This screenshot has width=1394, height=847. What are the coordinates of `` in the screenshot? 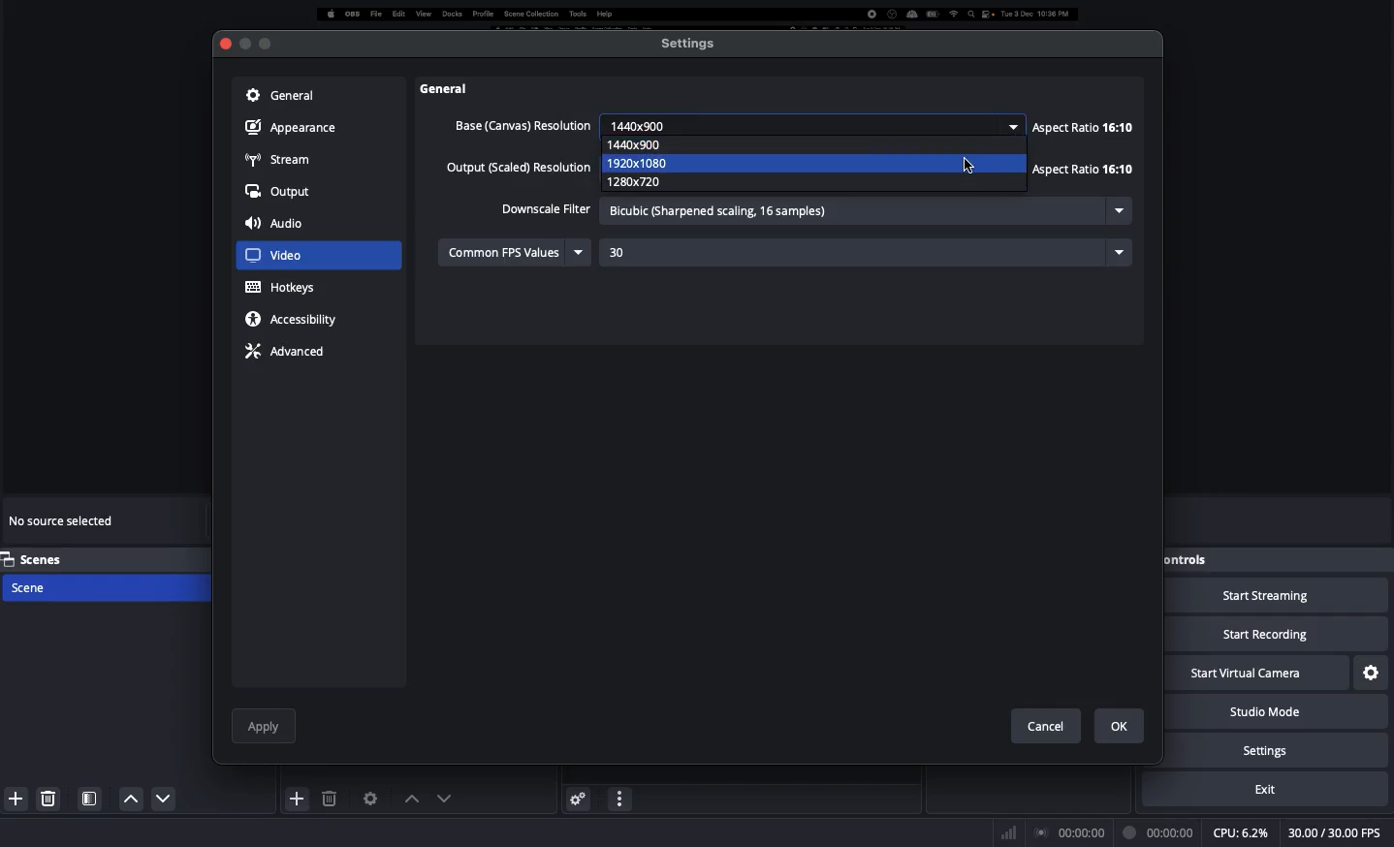 It's located at (456, 88).